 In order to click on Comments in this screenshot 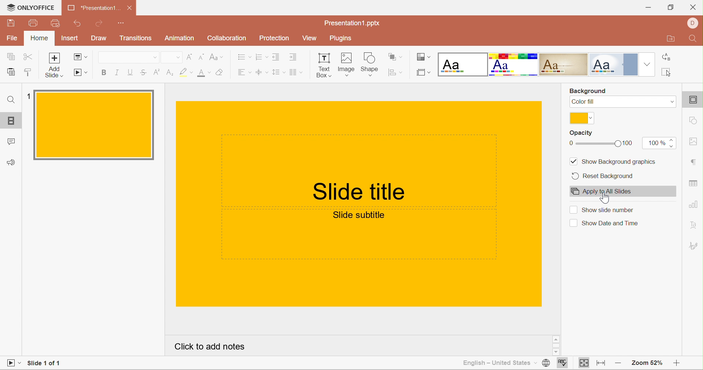, I will do `click(10, 142)`.